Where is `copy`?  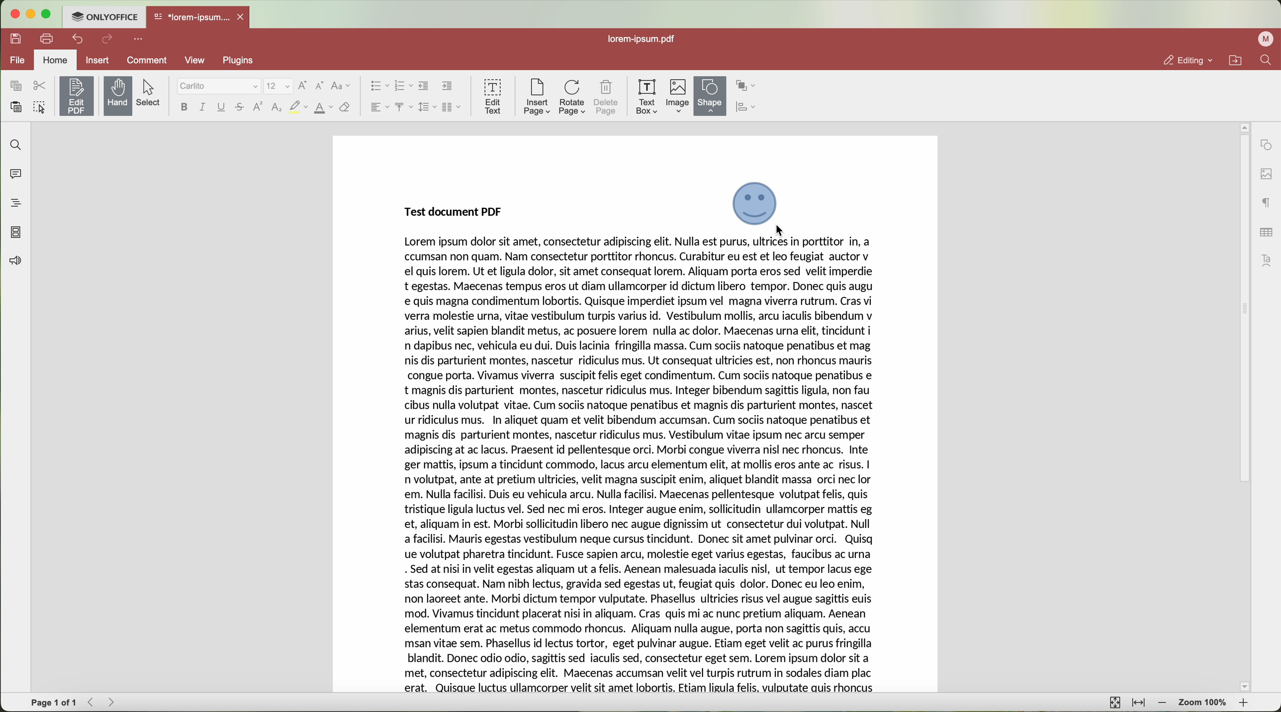 copy is located at coordinates (13, 85).